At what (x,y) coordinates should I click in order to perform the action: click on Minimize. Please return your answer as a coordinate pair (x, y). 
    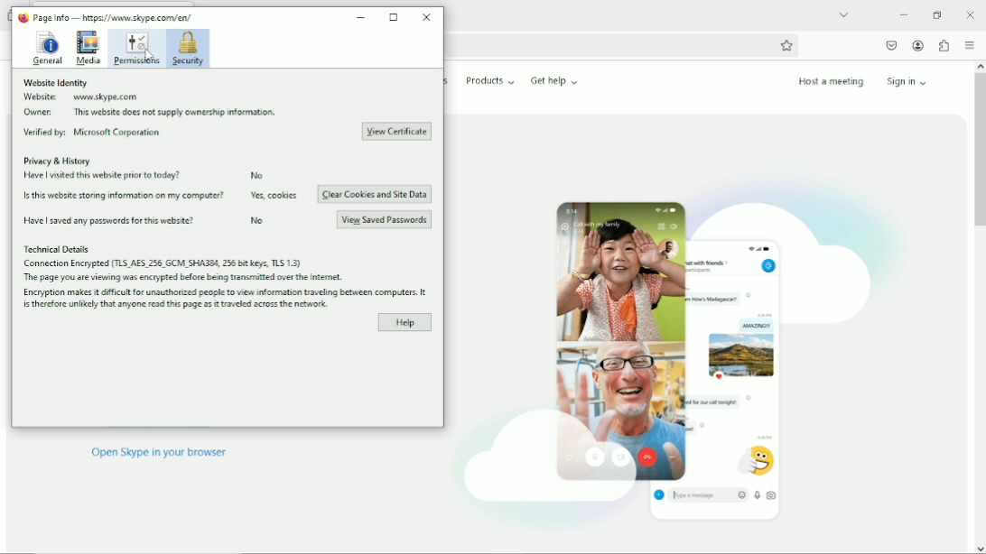
    Looking at the image, I should click on (903, 14).